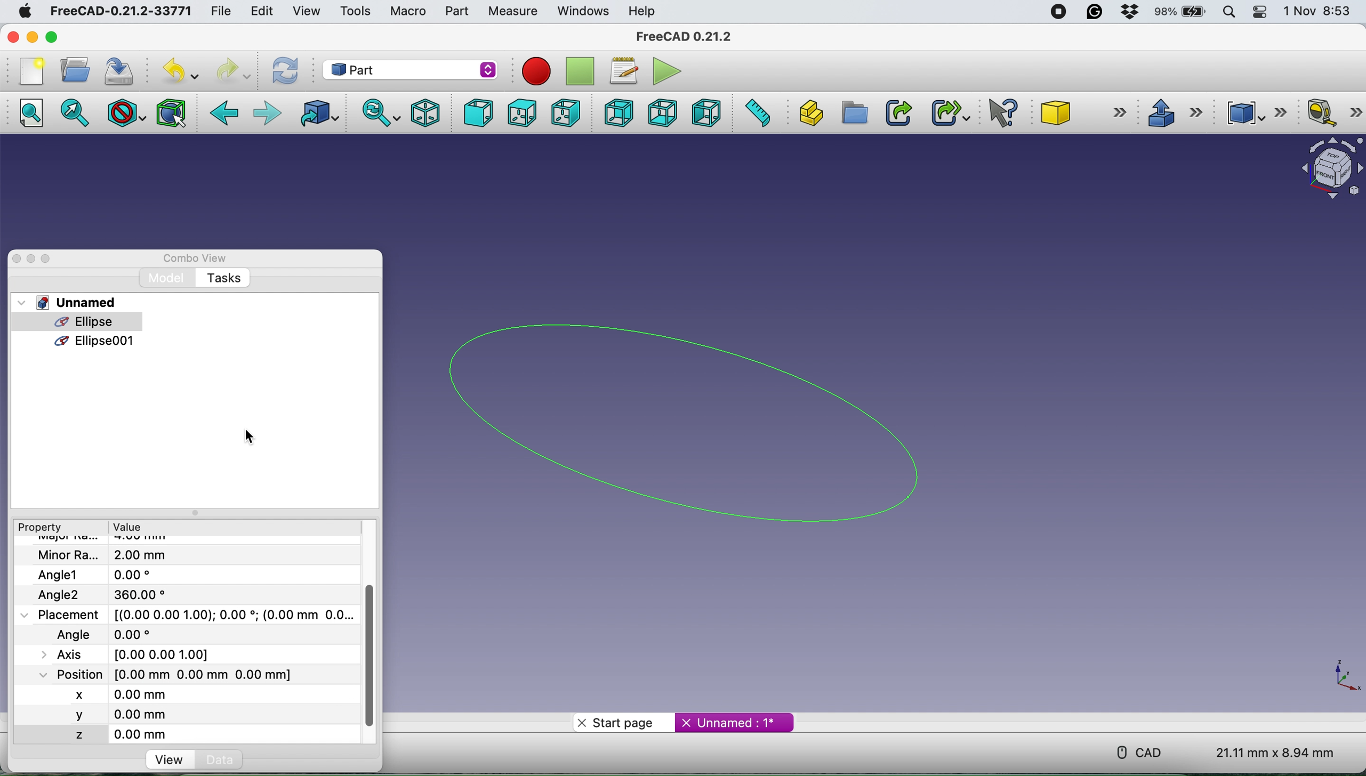  What do you see at coordinates (1006, 114) in the screenshot?
I see `what's this` at bounding box center [1006, 114].